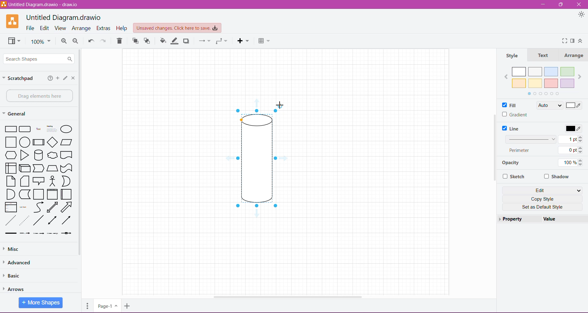 Image resolution: width=588 pixels, height=313 pixels. Describe the element at coordinates (175, 41) in the screenshot. I see `Line Color` at that location.